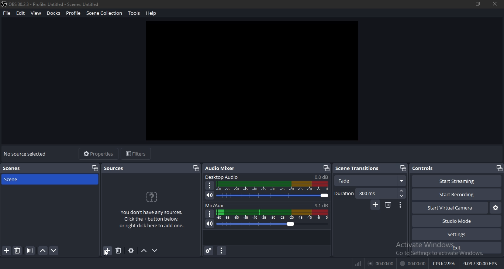 The image size is (504, 269). What do you see at coordinates (7, 14) in the screenshot?
I see `file` at bounding box center [7, 14].